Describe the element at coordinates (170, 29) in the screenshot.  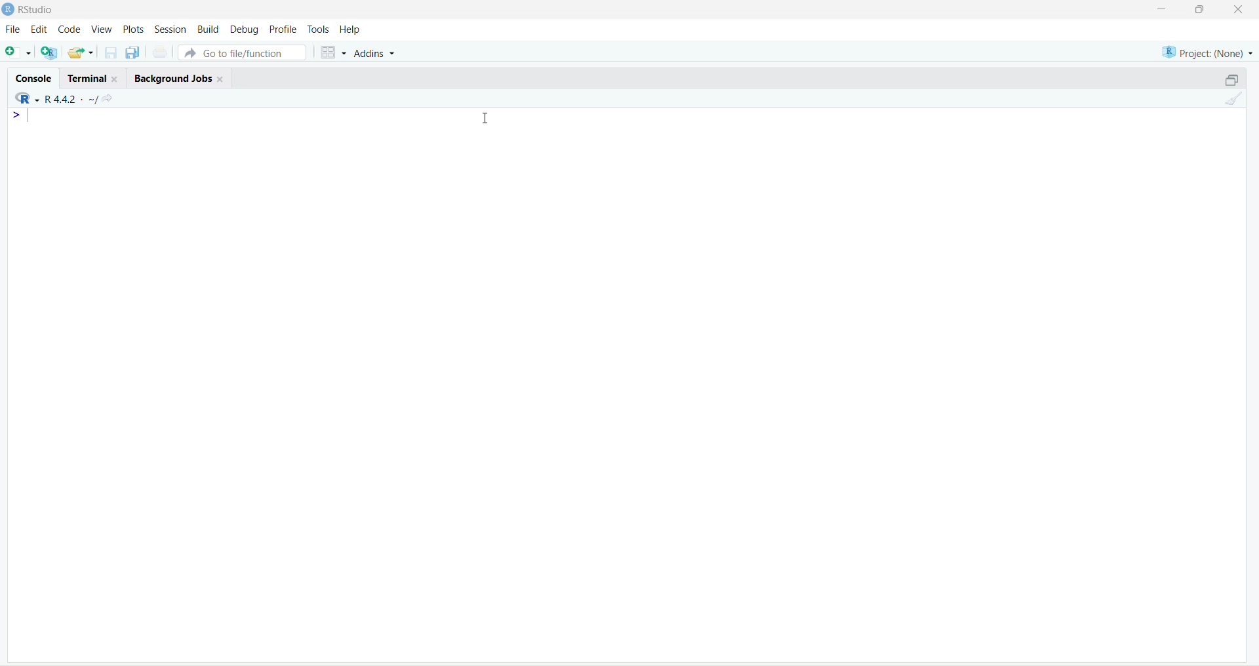
I see `Session` at that location.